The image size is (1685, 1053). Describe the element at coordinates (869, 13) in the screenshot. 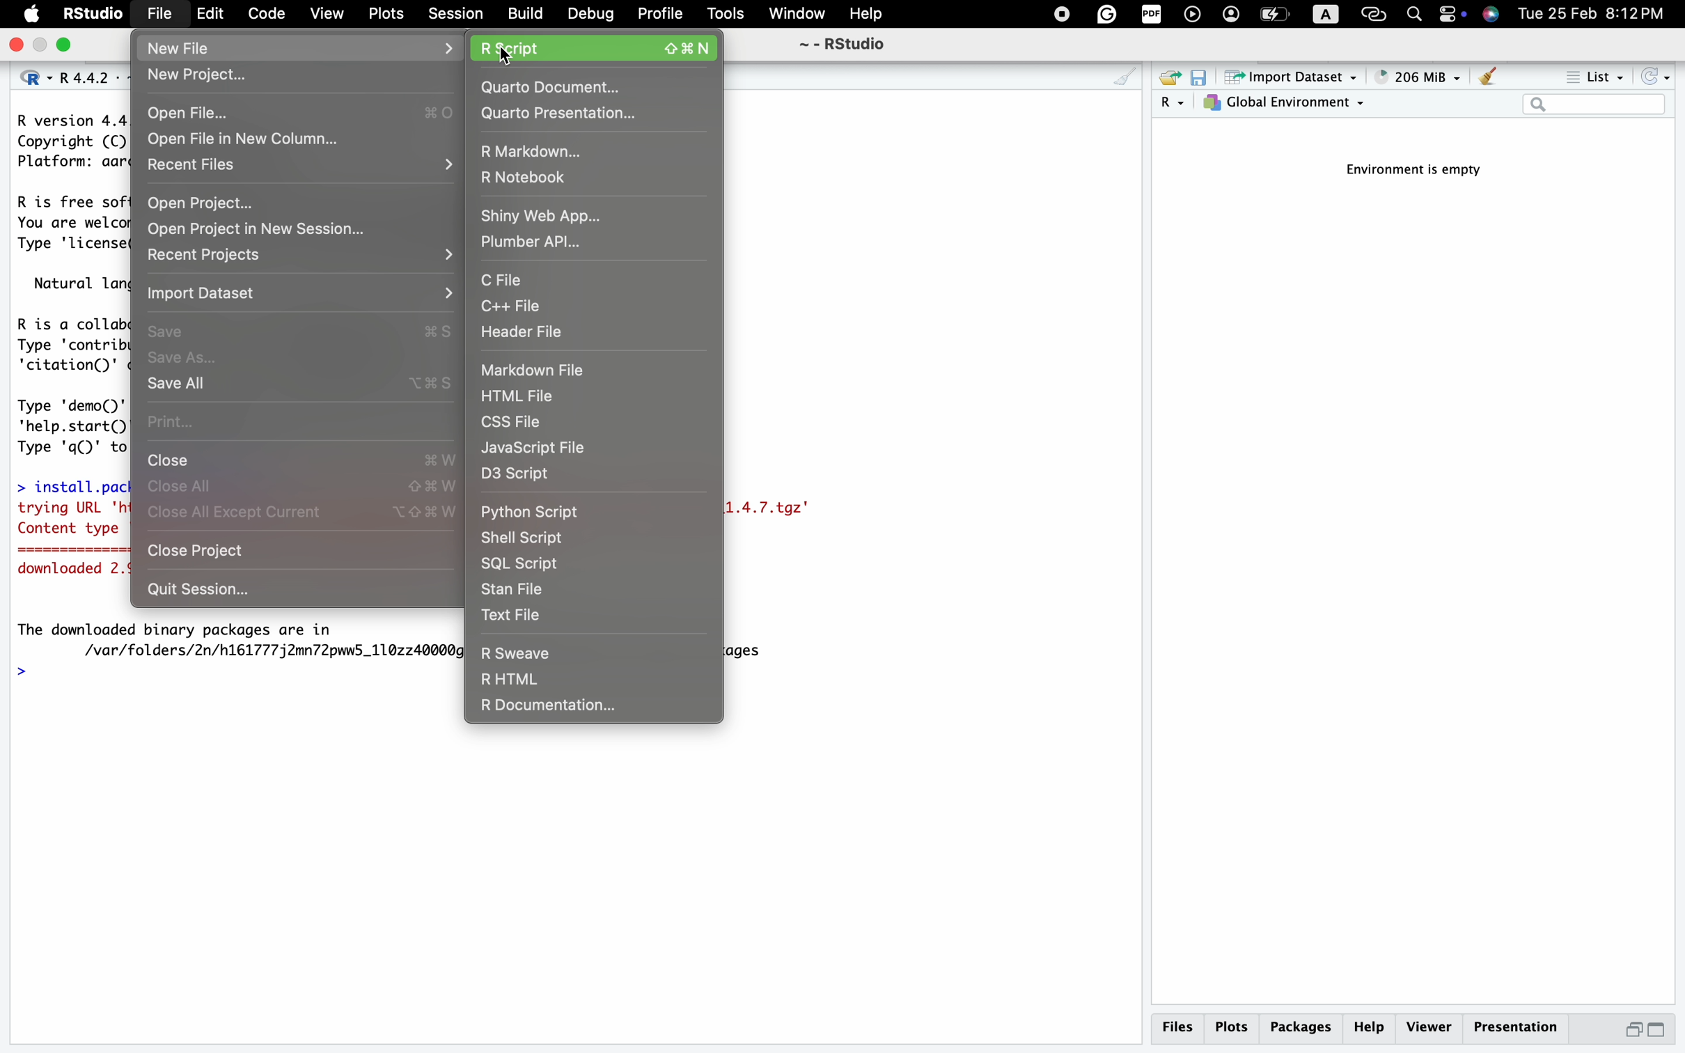

I see `help` at that location.